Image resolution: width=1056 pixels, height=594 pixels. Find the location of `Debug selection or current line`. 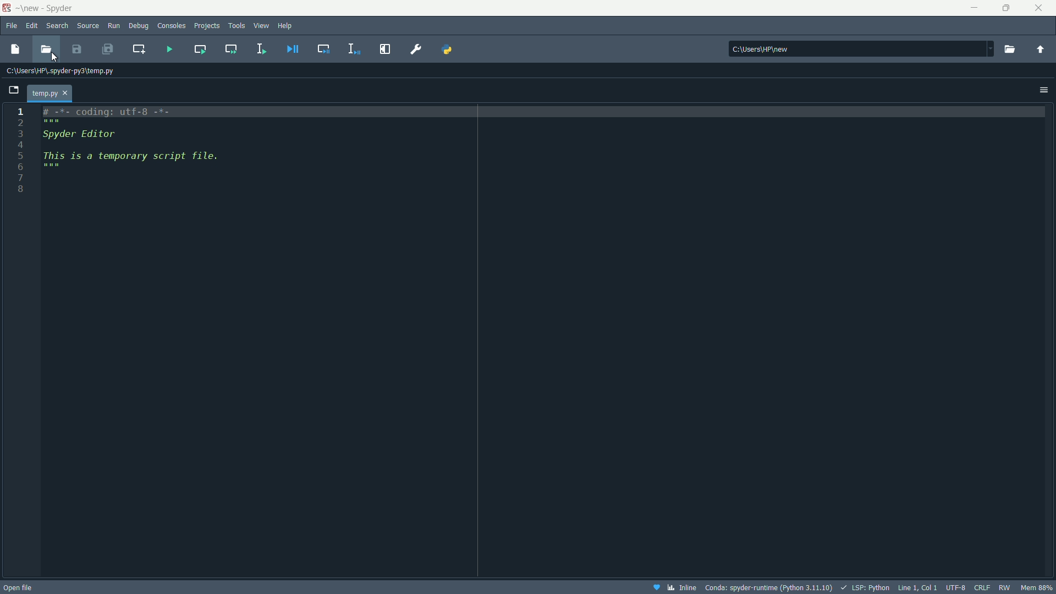

Debug selection or current line is located at coordinates (353, 49).